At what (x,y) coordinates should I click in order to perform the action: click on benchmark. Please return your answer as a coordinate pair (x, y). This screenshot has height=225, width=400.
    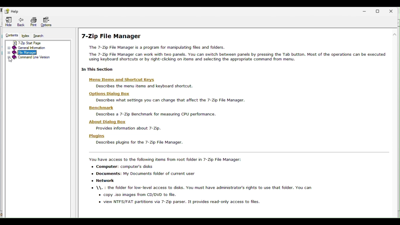
    Looking at the image, I should click on (103, 108).